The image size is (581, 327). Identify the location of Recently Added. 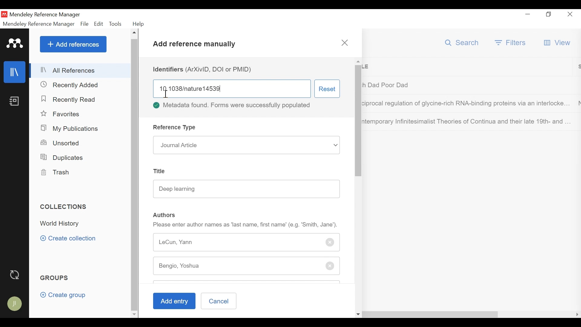
(72, 84).